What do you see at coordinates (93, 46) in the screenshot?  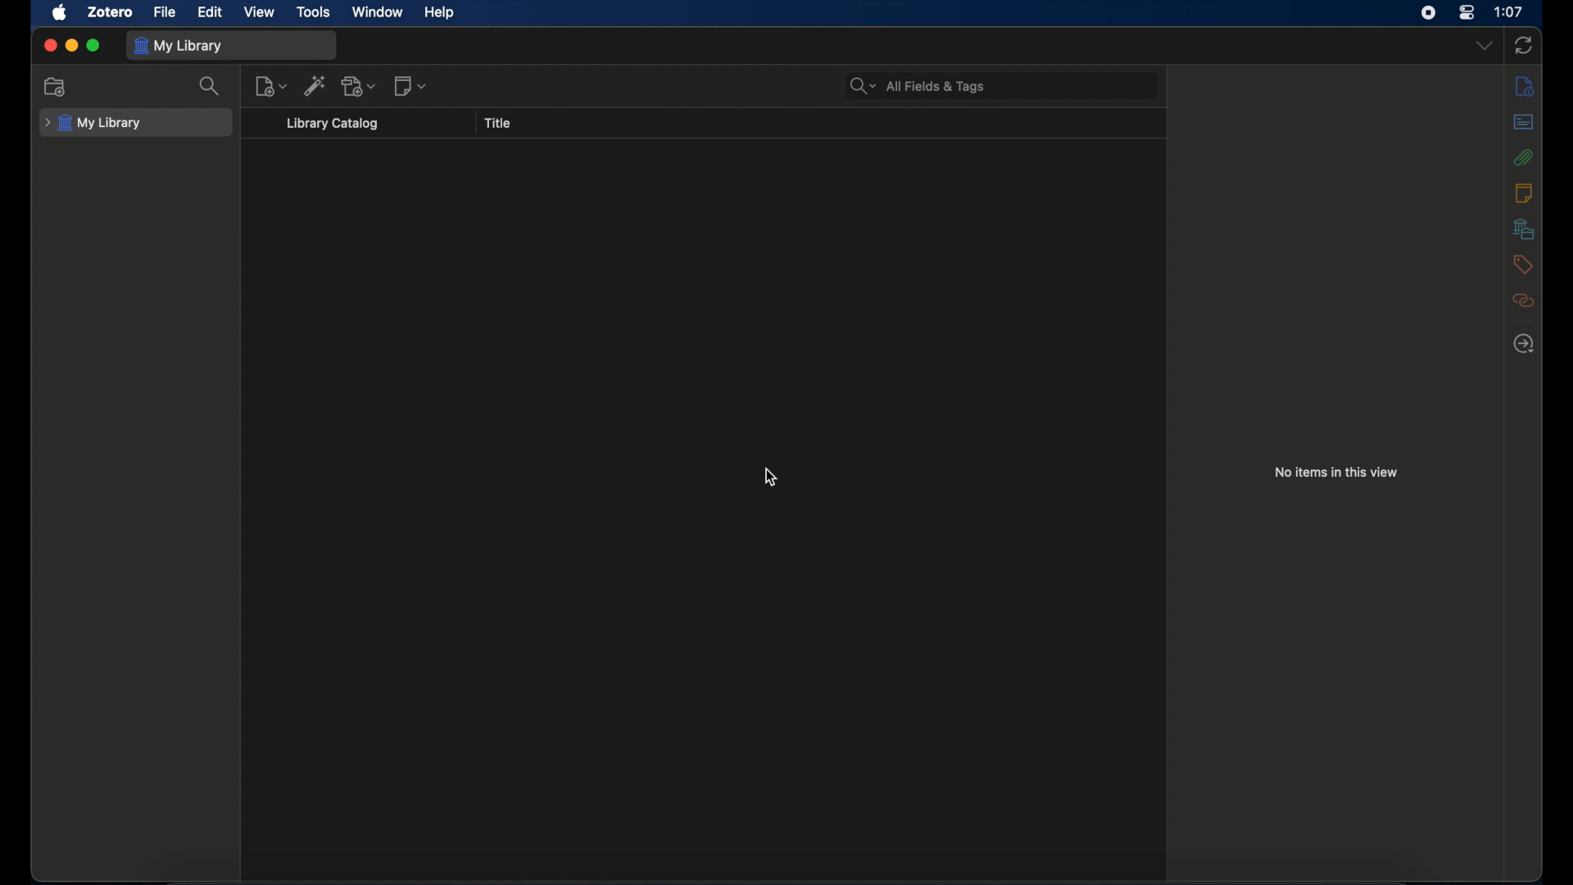 I see `maximize` at bounding box center [93, 46].